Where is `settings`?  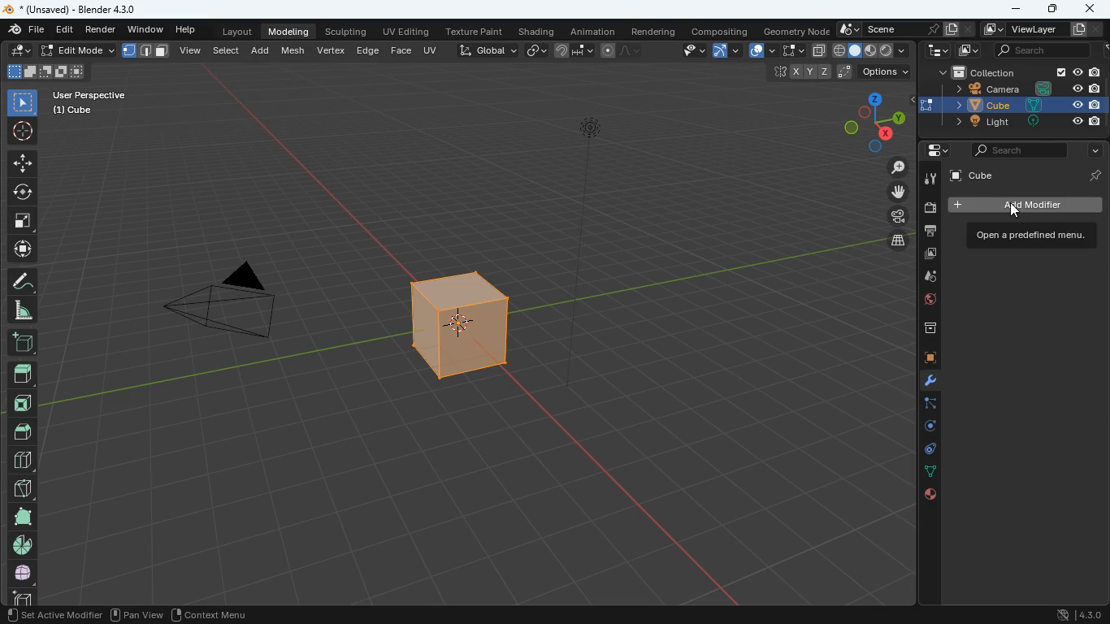
settings is located at coordinates (932, 149).